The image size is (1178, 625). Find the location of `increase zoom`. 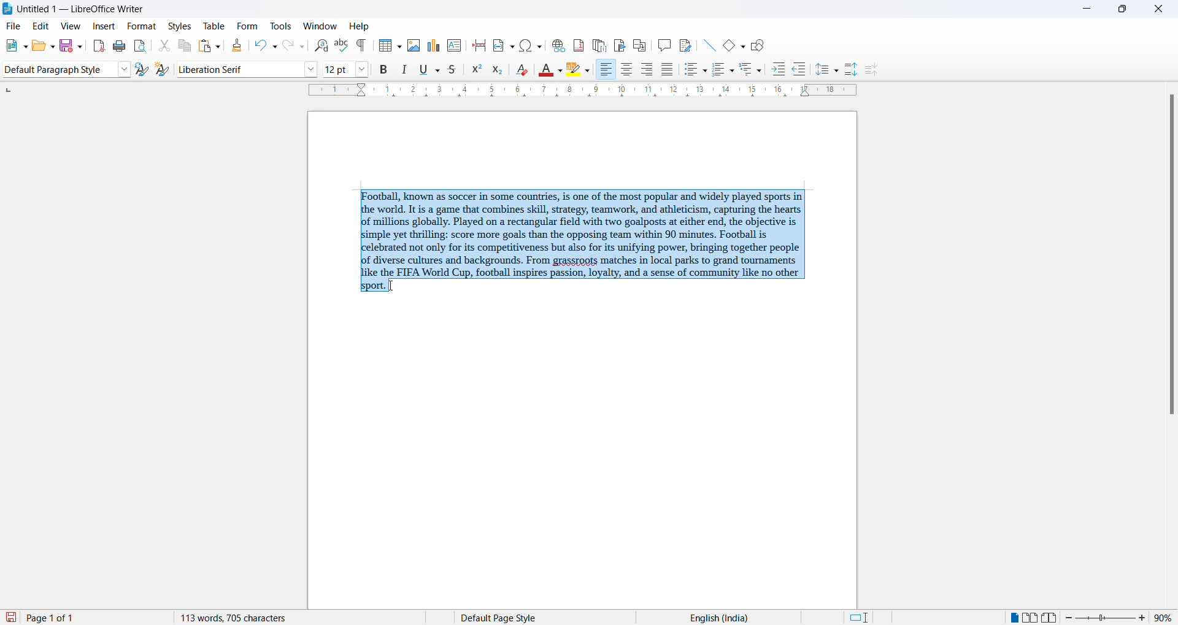

increase zoom is located at coordinates (1145, 618).